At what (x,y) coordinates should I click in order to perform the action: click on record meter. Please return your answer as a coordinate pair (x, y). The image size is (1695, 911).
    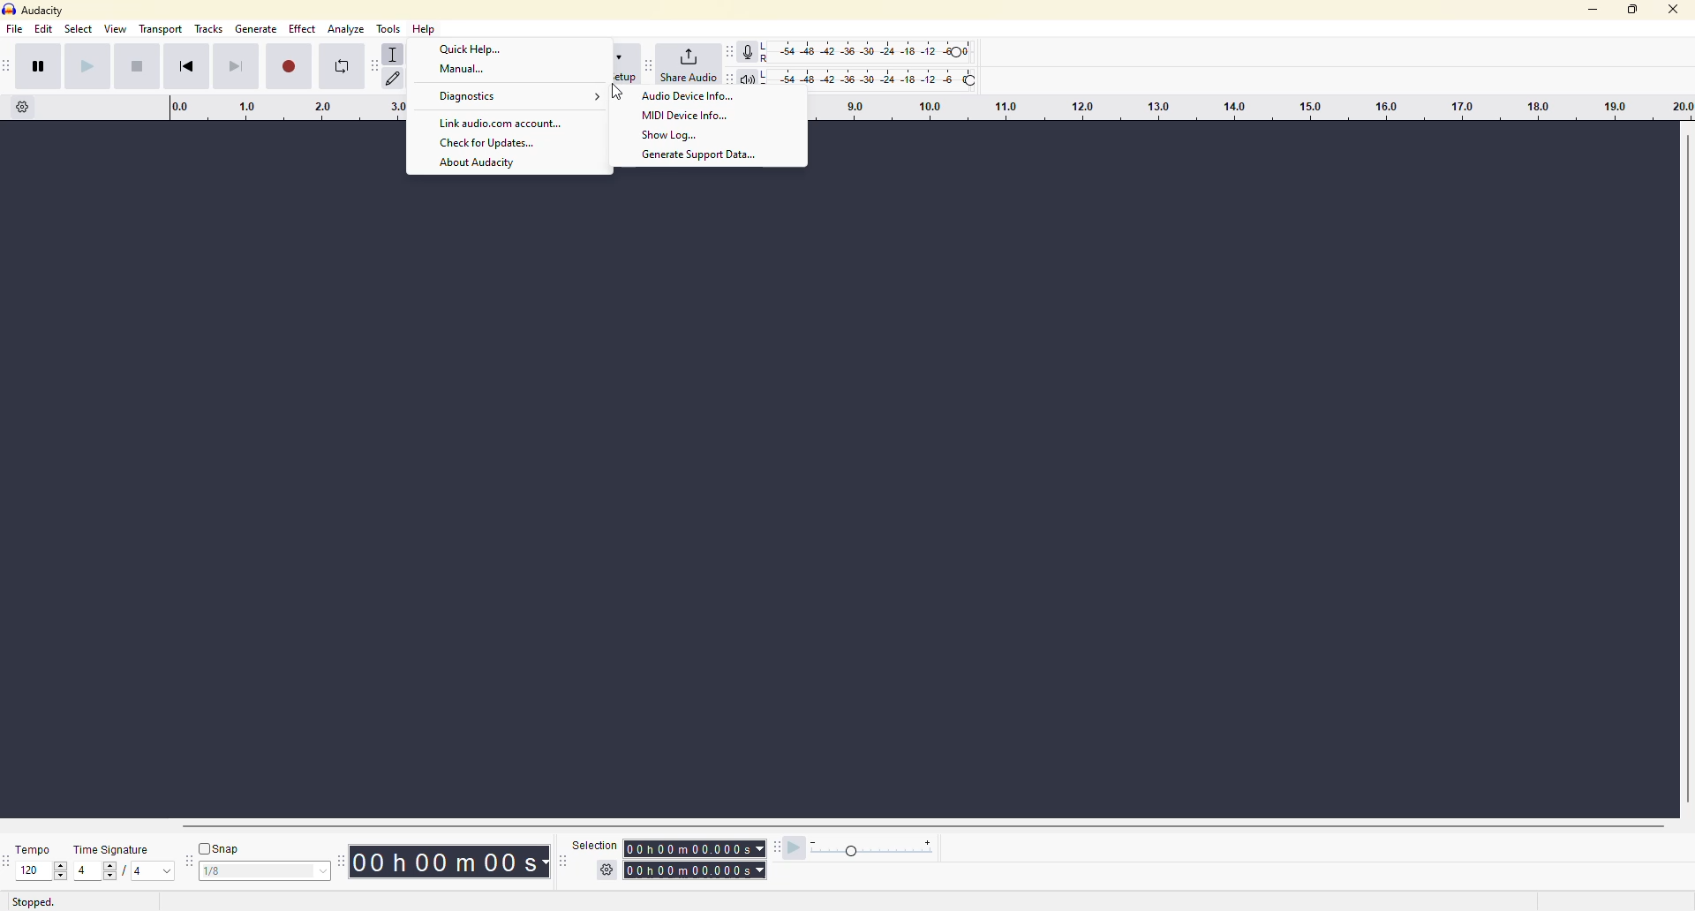
    Looking at the image, I should click on (750, 49).